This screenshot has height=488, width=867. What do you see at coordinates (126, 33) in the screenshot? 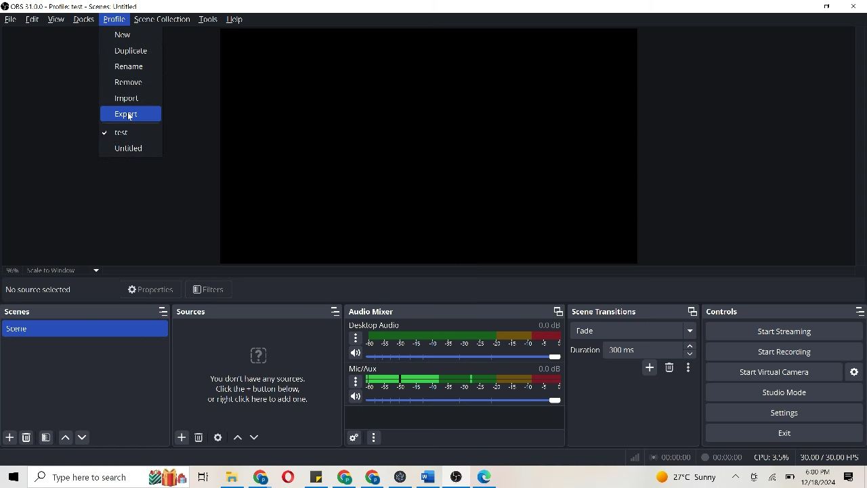
I see `Now` at bounding box center [126, 33].